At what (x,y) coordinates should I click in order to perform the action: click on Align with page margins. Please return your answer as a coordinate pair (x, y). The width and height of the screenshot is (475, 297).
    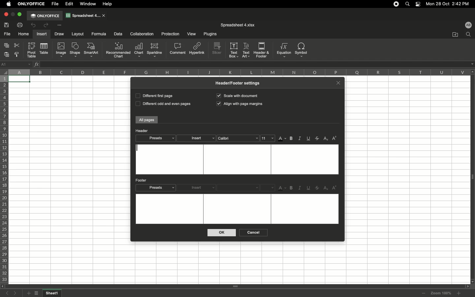
    Looking at the image, I should click on (240, 104).